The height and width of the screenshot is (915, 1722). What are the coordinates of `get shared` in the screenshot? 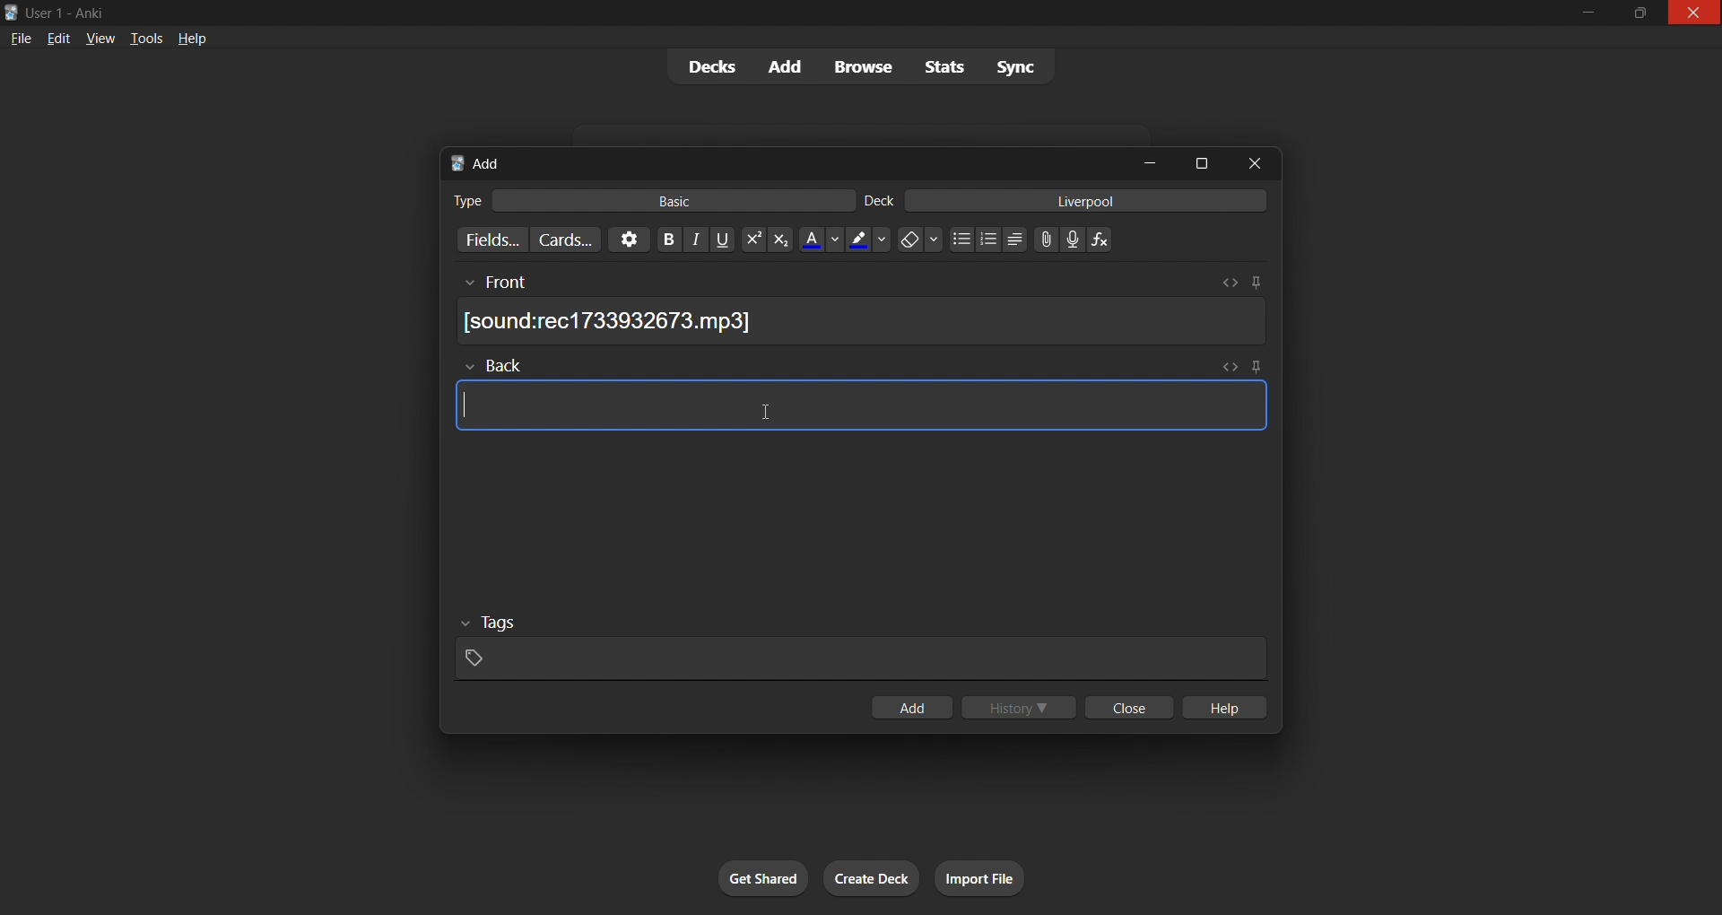 It's located at (744, 873).